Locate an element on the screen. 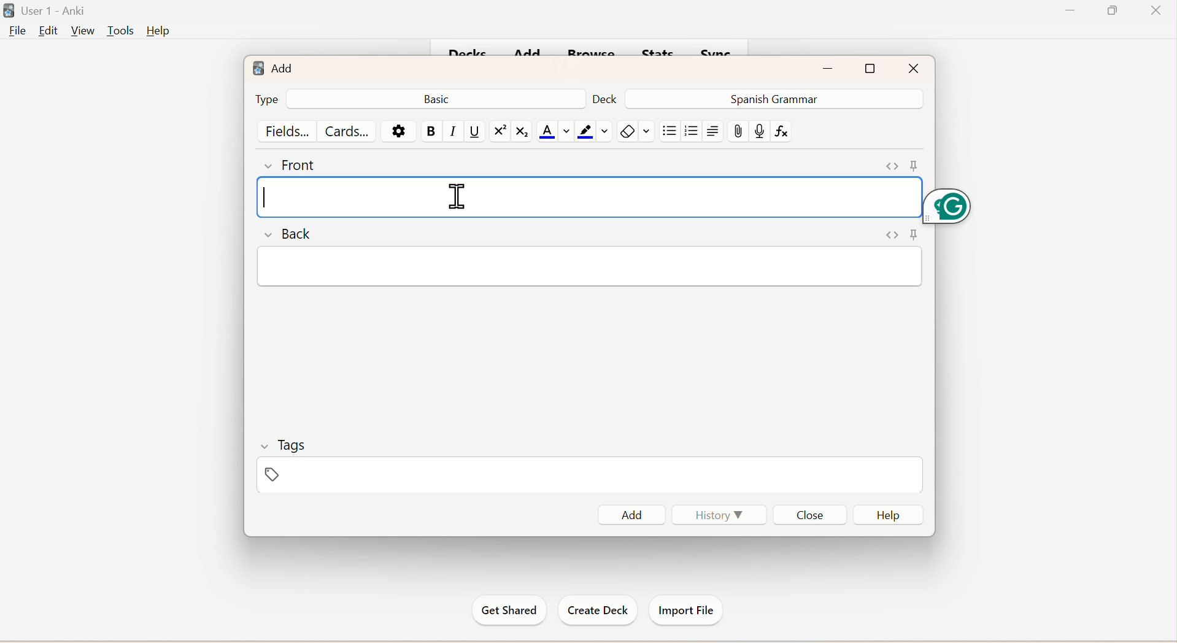 This screenshot has width=1177, height=643. Settings is located at coordinates (396, 131).